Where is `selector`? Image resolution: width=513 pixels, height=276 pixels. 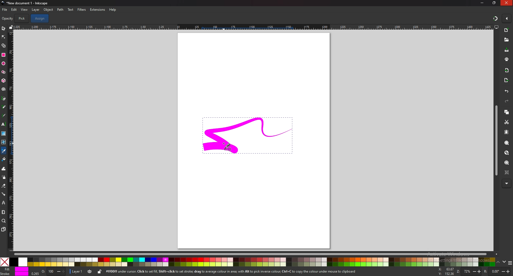
selector is located at coordinates (3, 28).